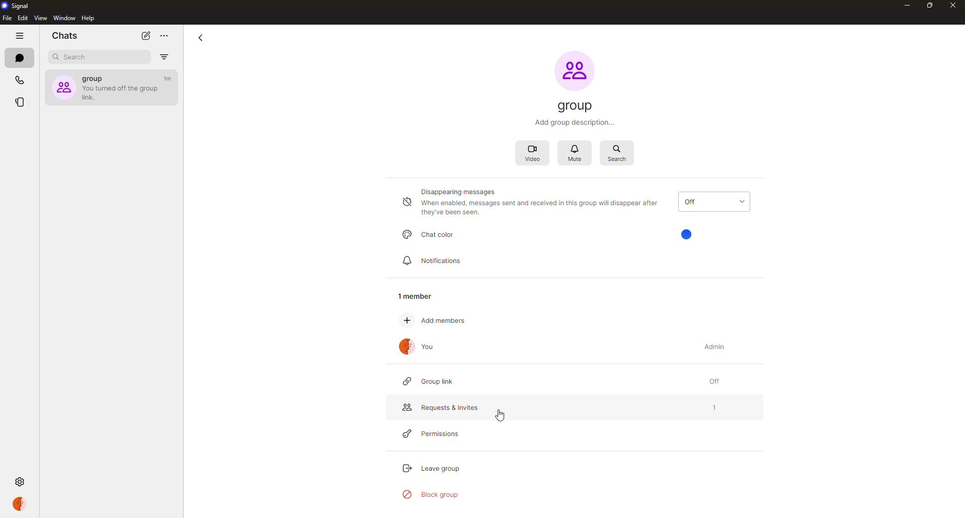  I want to click on cursor, so click(501, 416).